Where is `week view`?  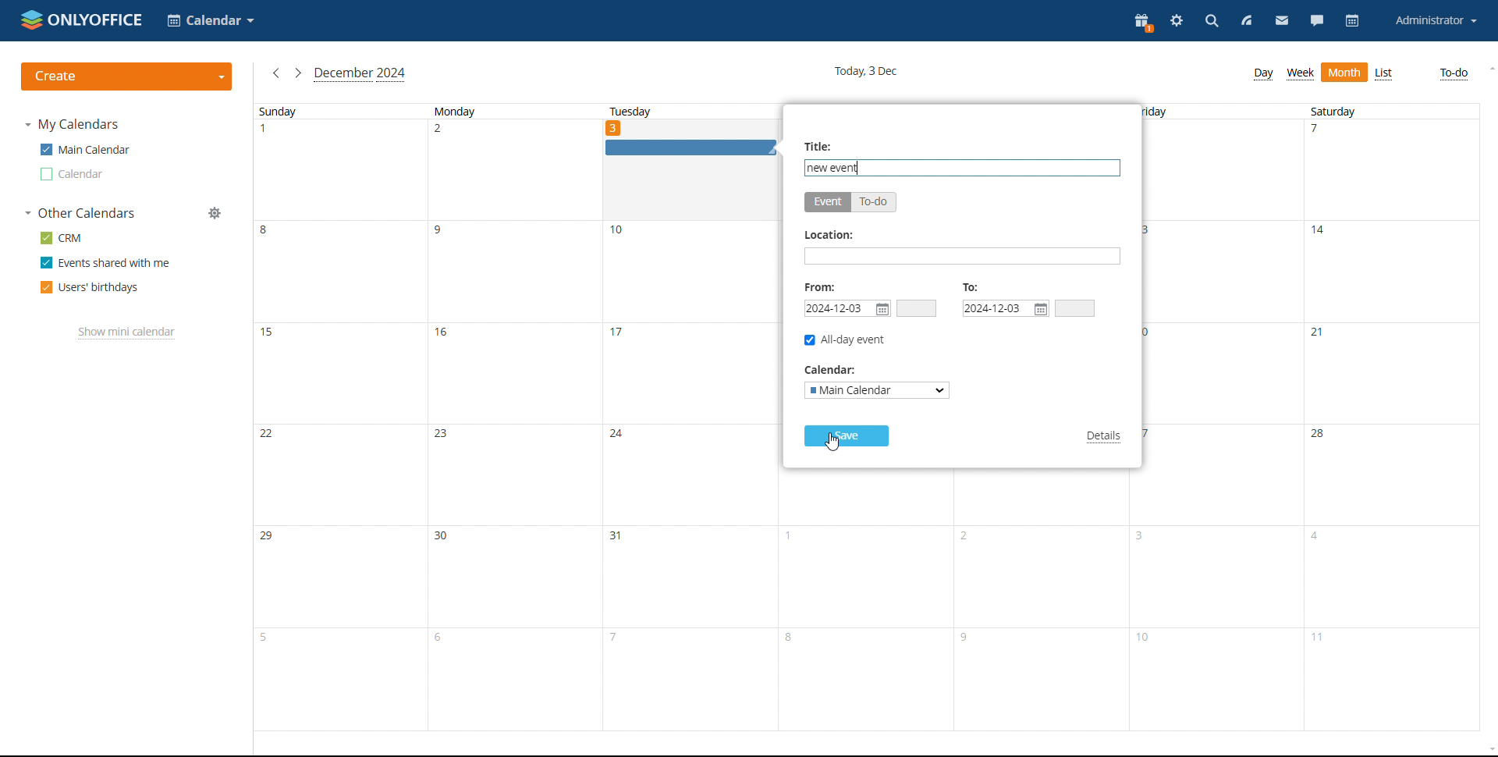
week view is located at coordinates (1301, 73).